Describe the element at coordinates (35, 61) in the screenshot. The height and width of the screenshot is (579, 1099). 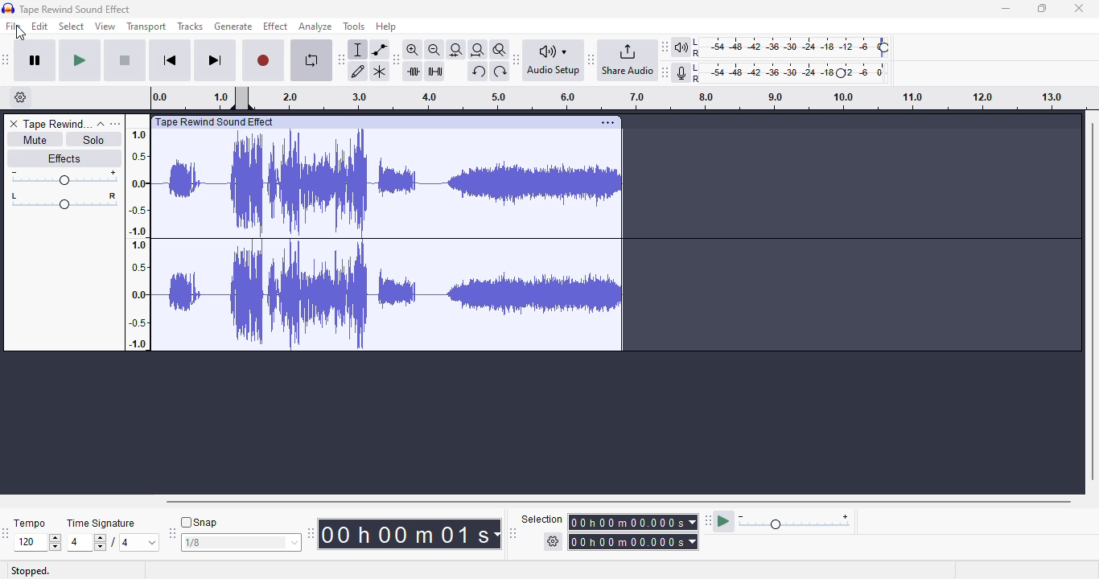
I see `pause` at that location.